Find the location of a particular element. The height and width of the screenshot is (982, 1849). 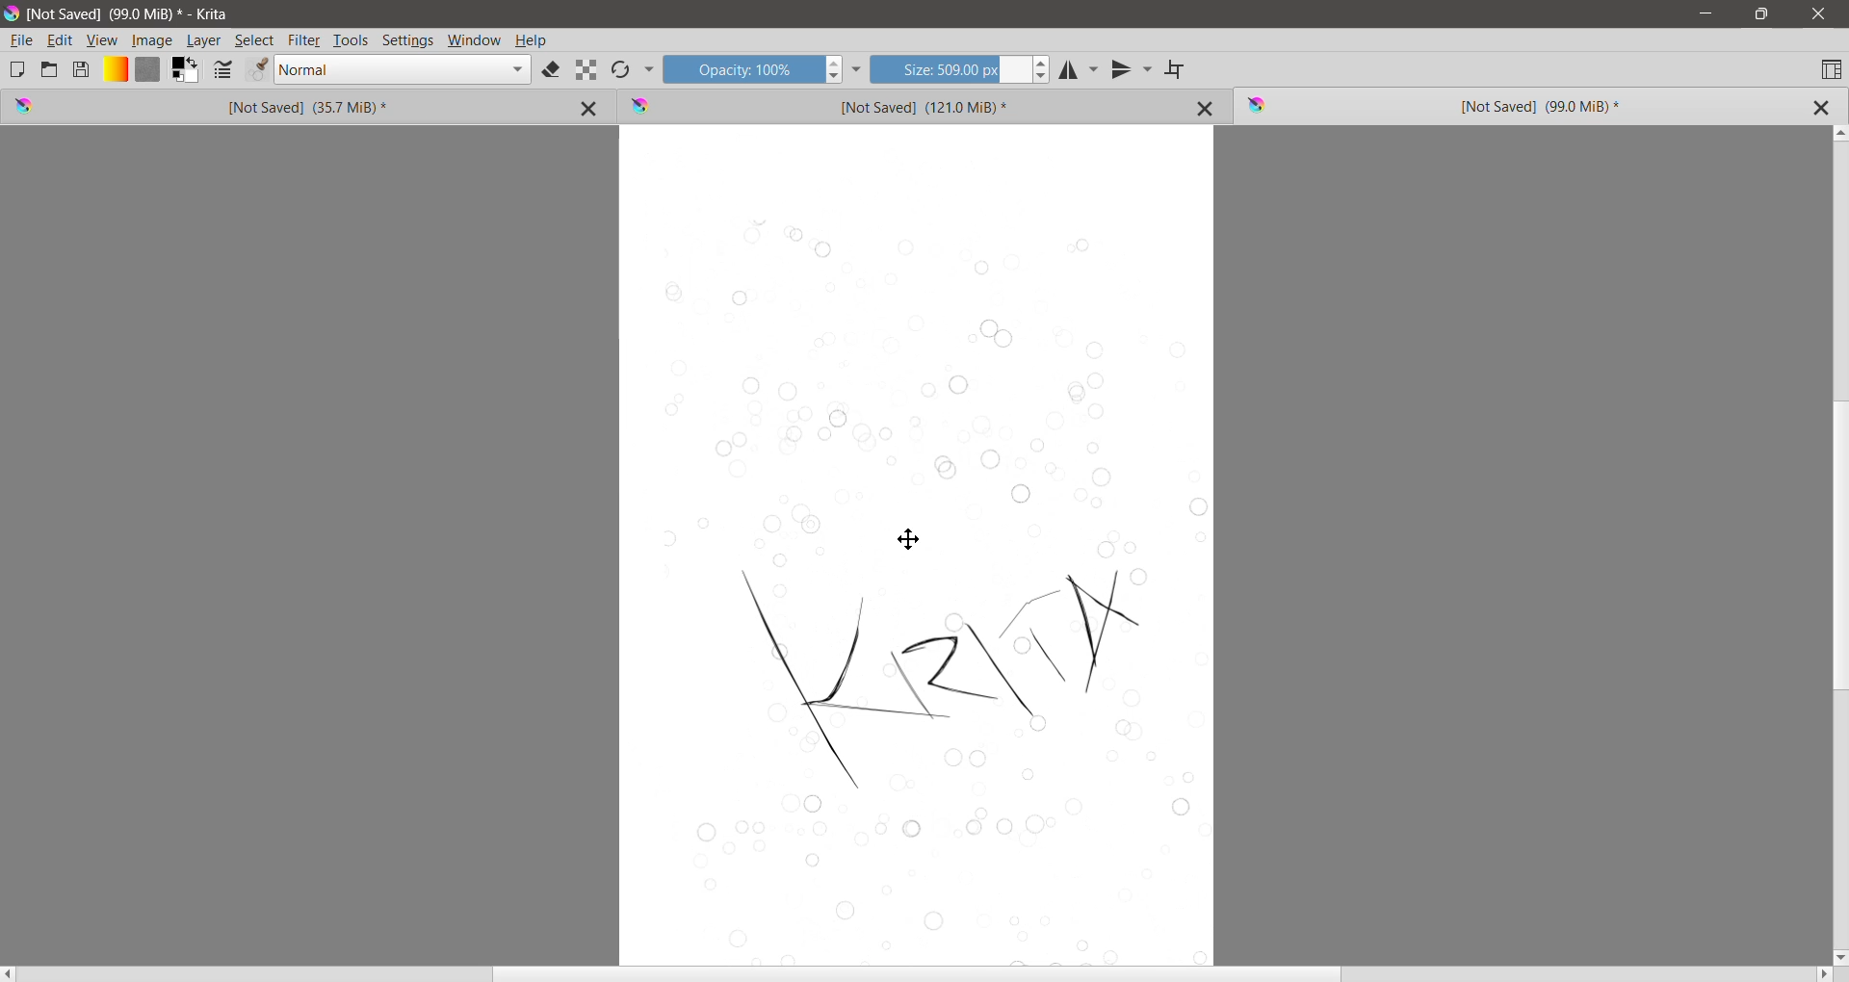

Preserve Alpha is located at coordinates (586, 70).